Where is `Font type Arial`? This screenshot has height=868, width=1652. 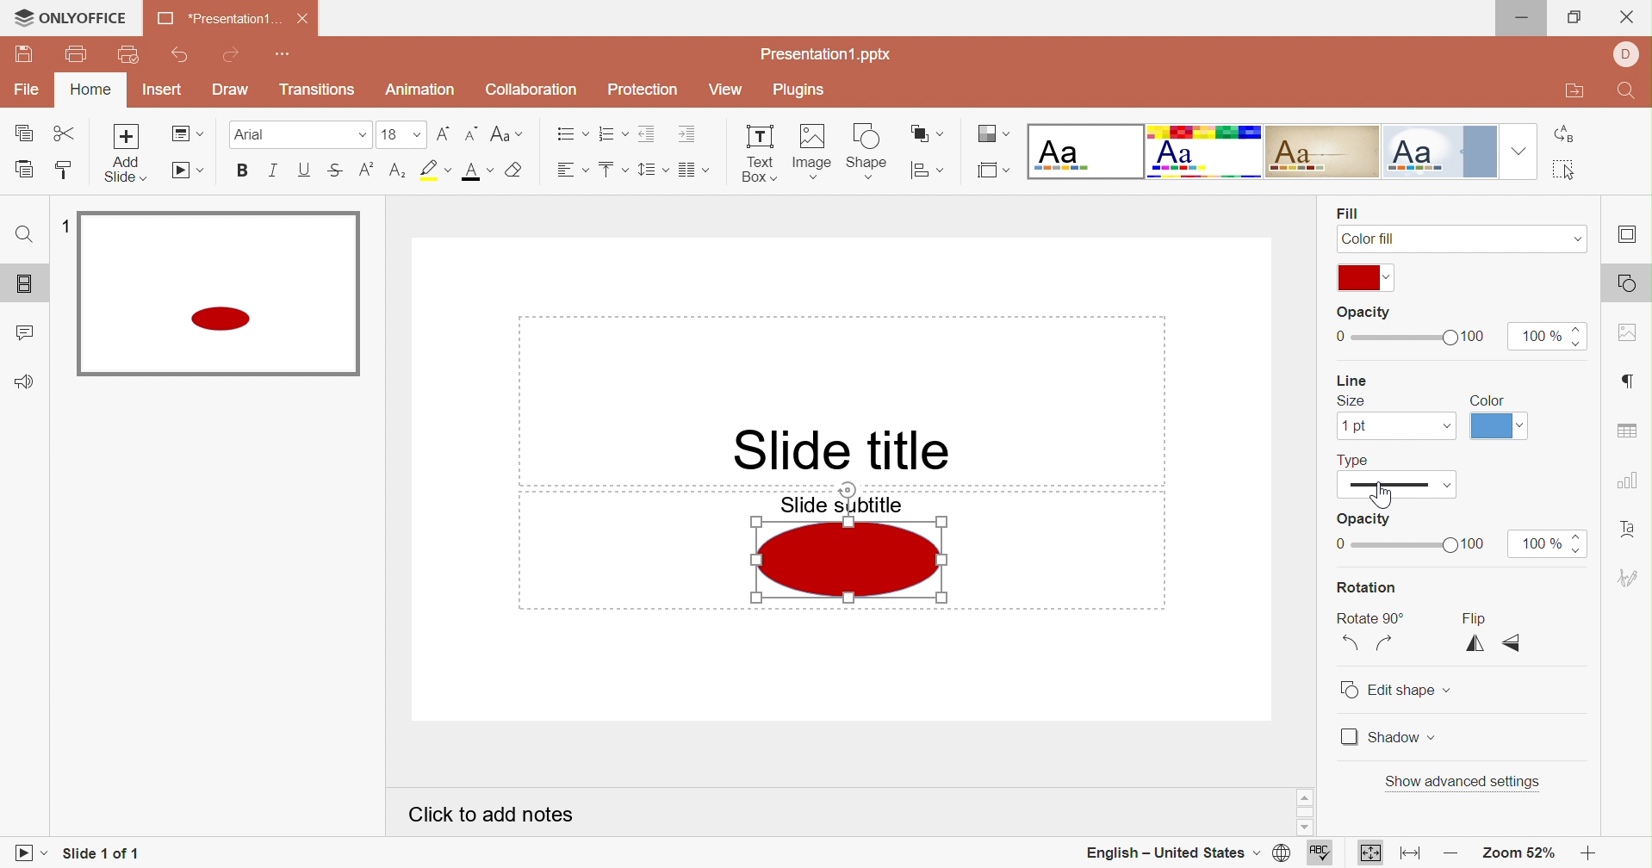 Font type Arial is located at coordinates (300, 133).